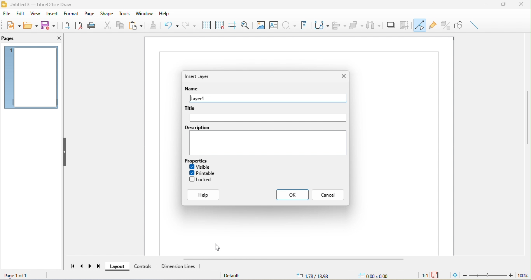 The width and height of the screenshot is (531, 280). Describe the element at coordinates (242, 275) in the screenshot. I see `default` at that location.